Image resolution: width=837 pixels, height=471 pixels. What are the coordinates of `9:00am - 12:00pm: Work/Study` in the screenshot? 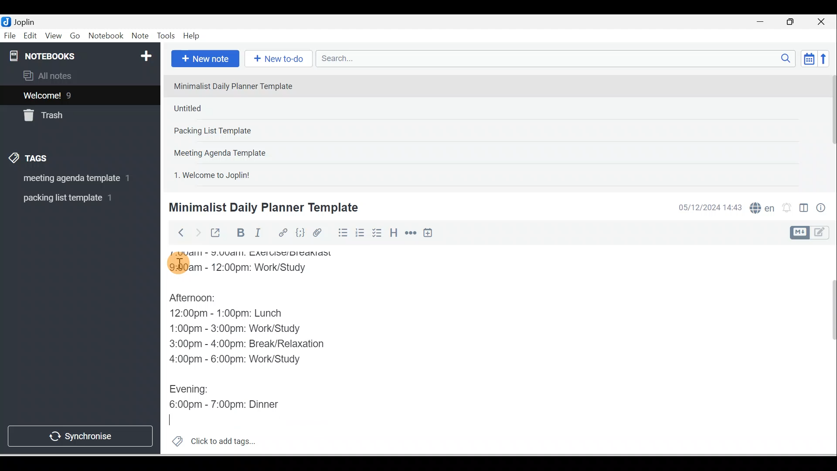 It's located at (245, 270).